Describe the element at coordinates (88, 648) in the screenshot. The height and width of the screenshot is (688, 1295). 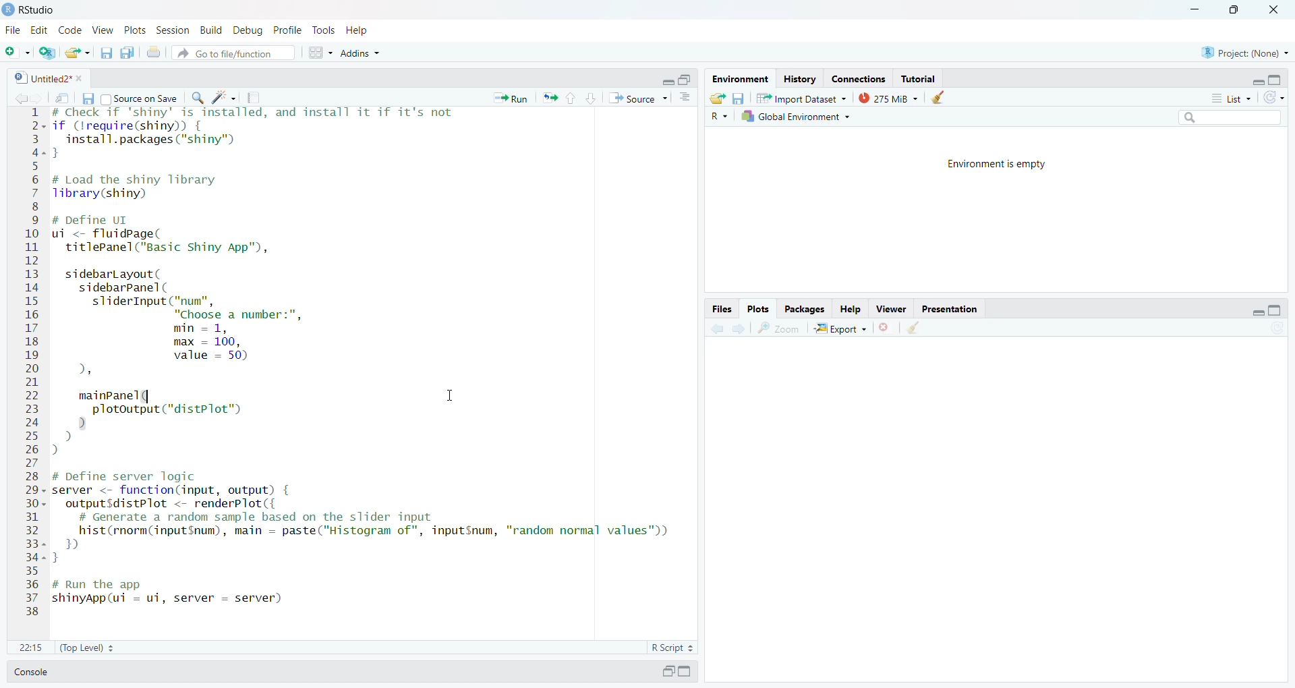
I see `(Top Level)` at that location.